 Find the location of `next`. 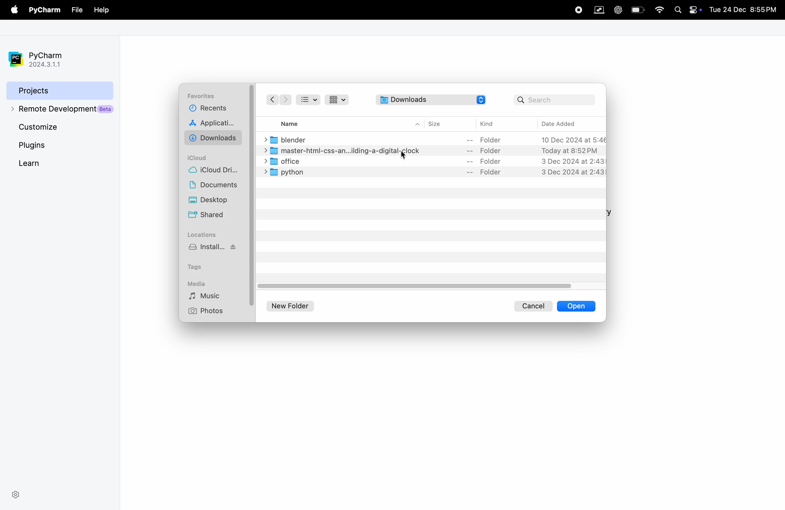

next is located at coordinates (286, 100).